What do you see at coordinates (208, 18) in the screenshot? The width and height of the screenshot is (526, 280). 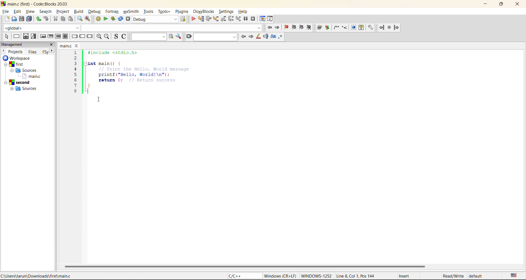 I see `next line` at bounding box center [208, 18].